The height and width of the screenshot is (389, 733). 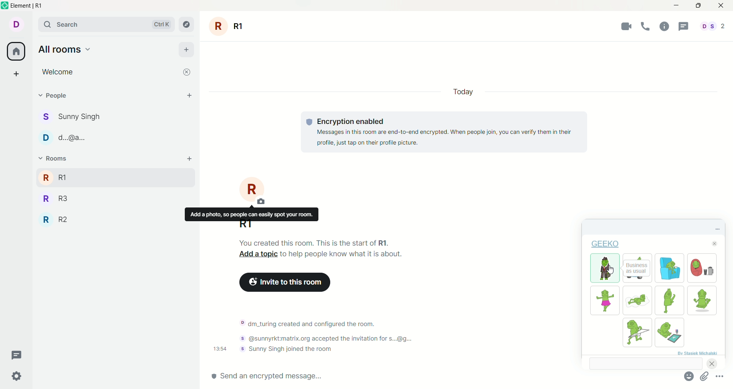 What do you see at coordinates (719, 376) in the screenshot?
I see `More options` at bounding box center [719, 376].